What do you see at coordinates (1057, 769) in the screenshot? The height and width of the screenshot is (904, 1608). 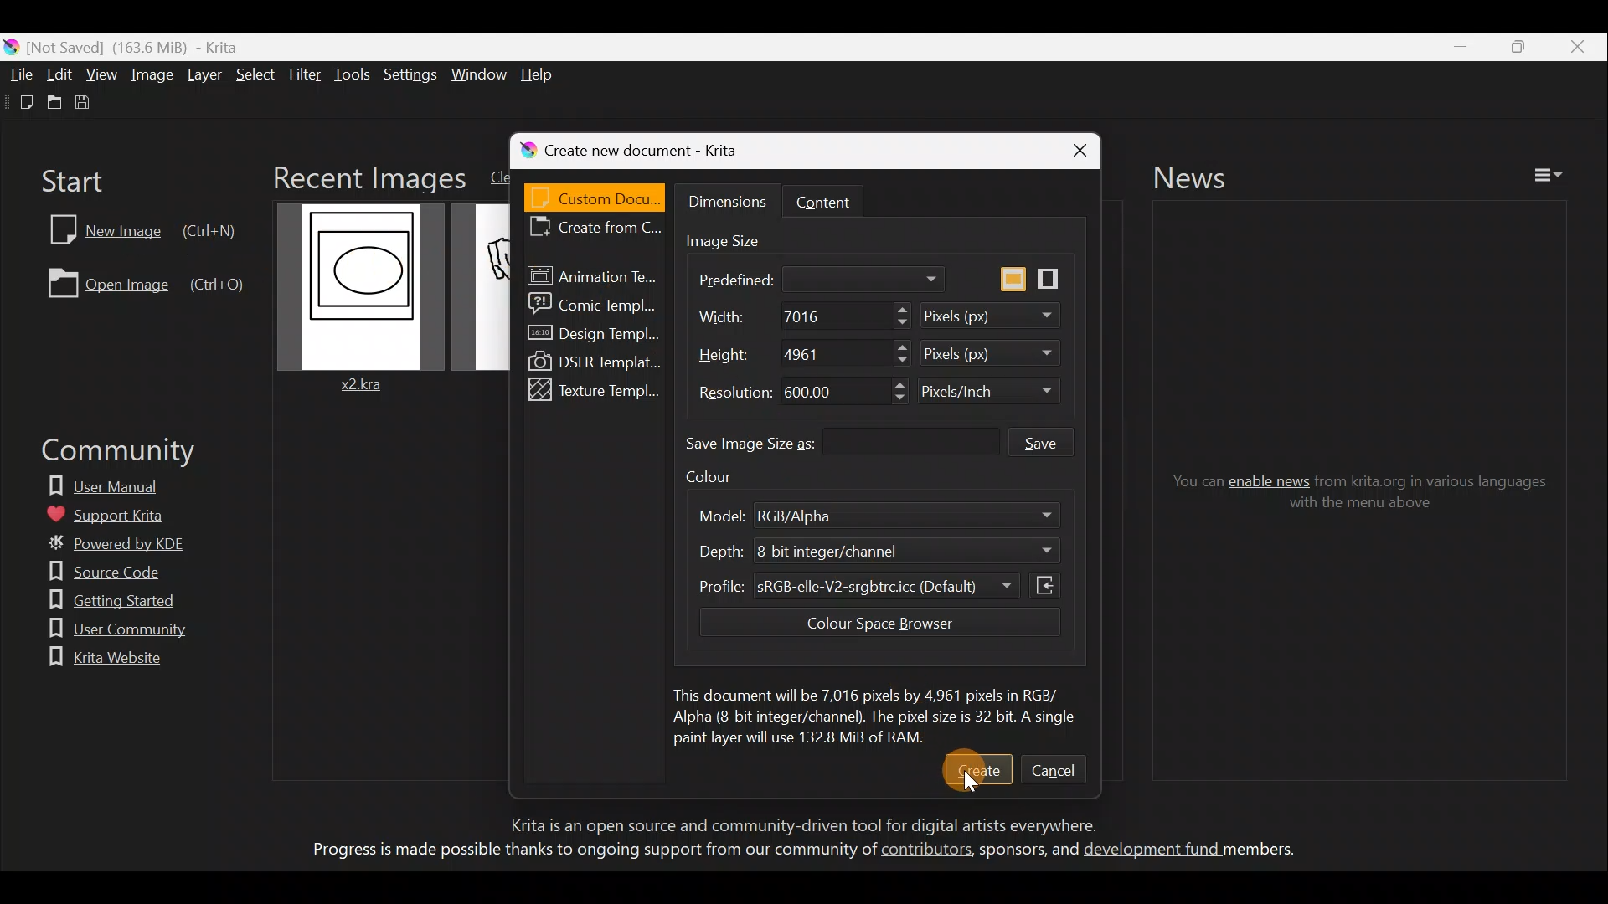 I see `Cancel` at bounding box center [1057, 769].